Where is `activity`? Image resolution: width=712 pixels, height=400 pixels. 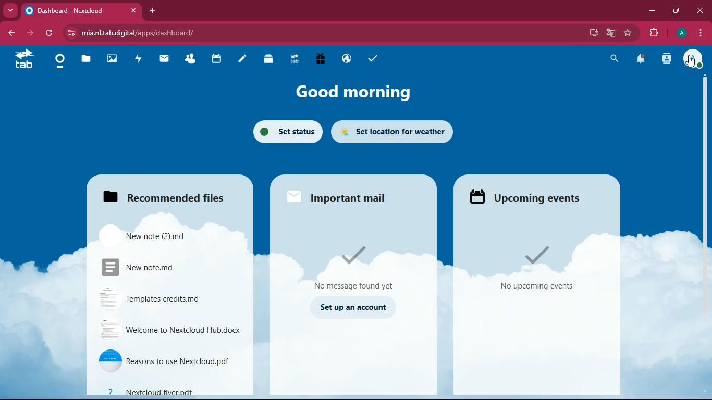
activity is located at coordinates (668, 60).